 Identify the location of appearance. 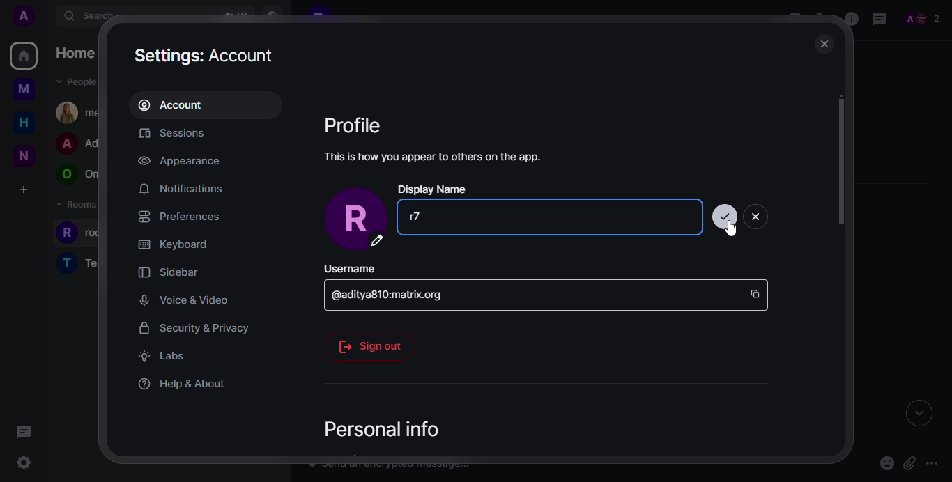
(180, 161).